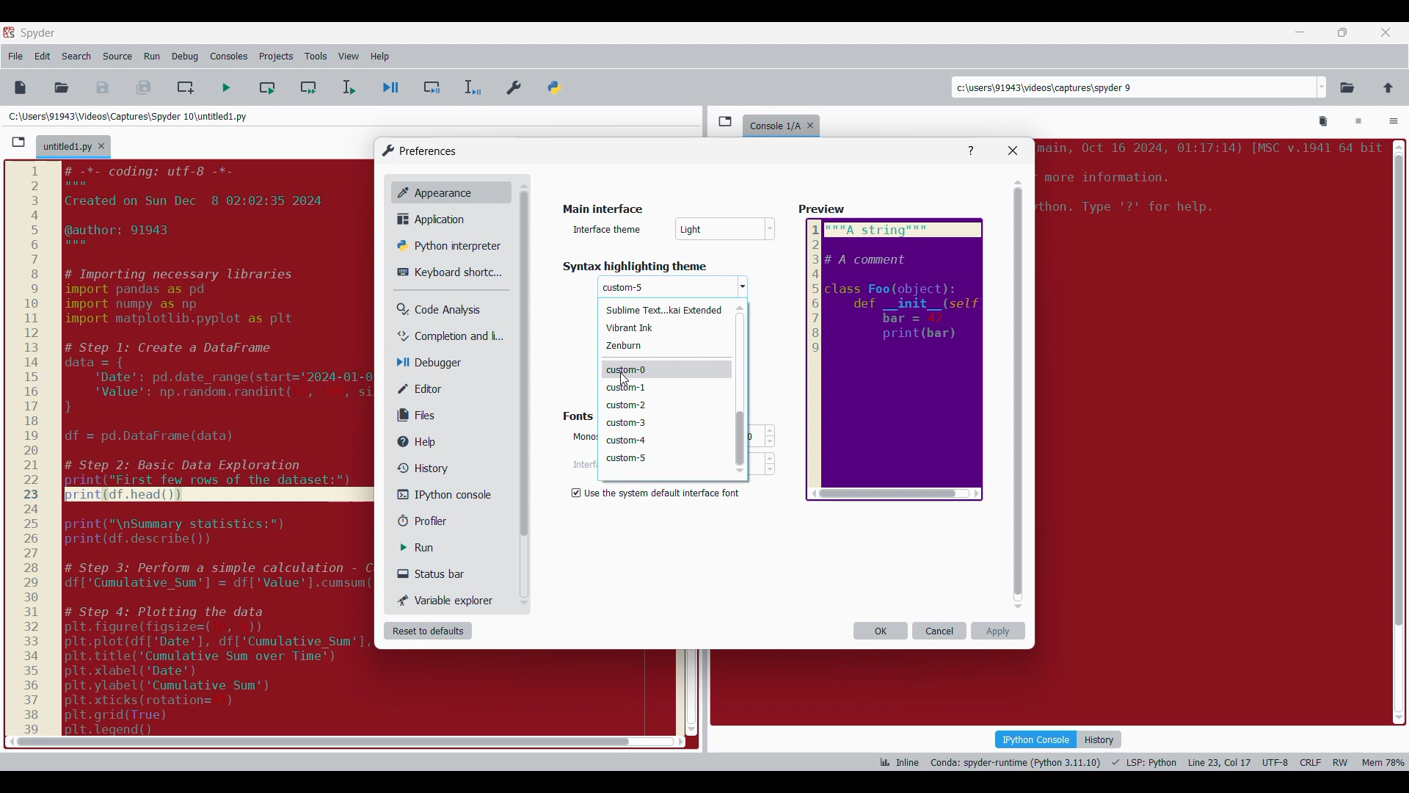 This screenshot has width=1409, height=793. What do you see at coordinates (420, 415) in the screenshot?
I see `Files` at bounding box center [420, 415].